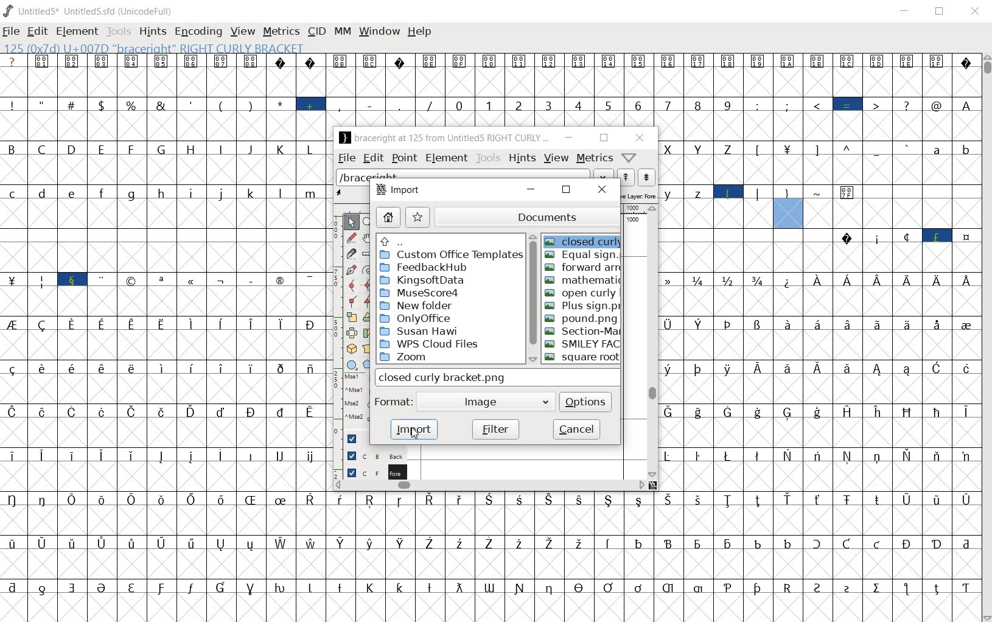 The image size is (992, 622). What do you see at coordinates (351, 236) in the screenshot?
I see `draw a freehand curve` at bounding box center [351, 236].